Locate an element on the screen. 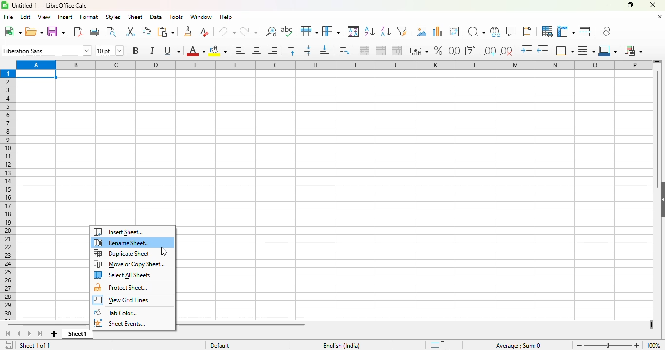  define print area is located at coordinates (547, 31).